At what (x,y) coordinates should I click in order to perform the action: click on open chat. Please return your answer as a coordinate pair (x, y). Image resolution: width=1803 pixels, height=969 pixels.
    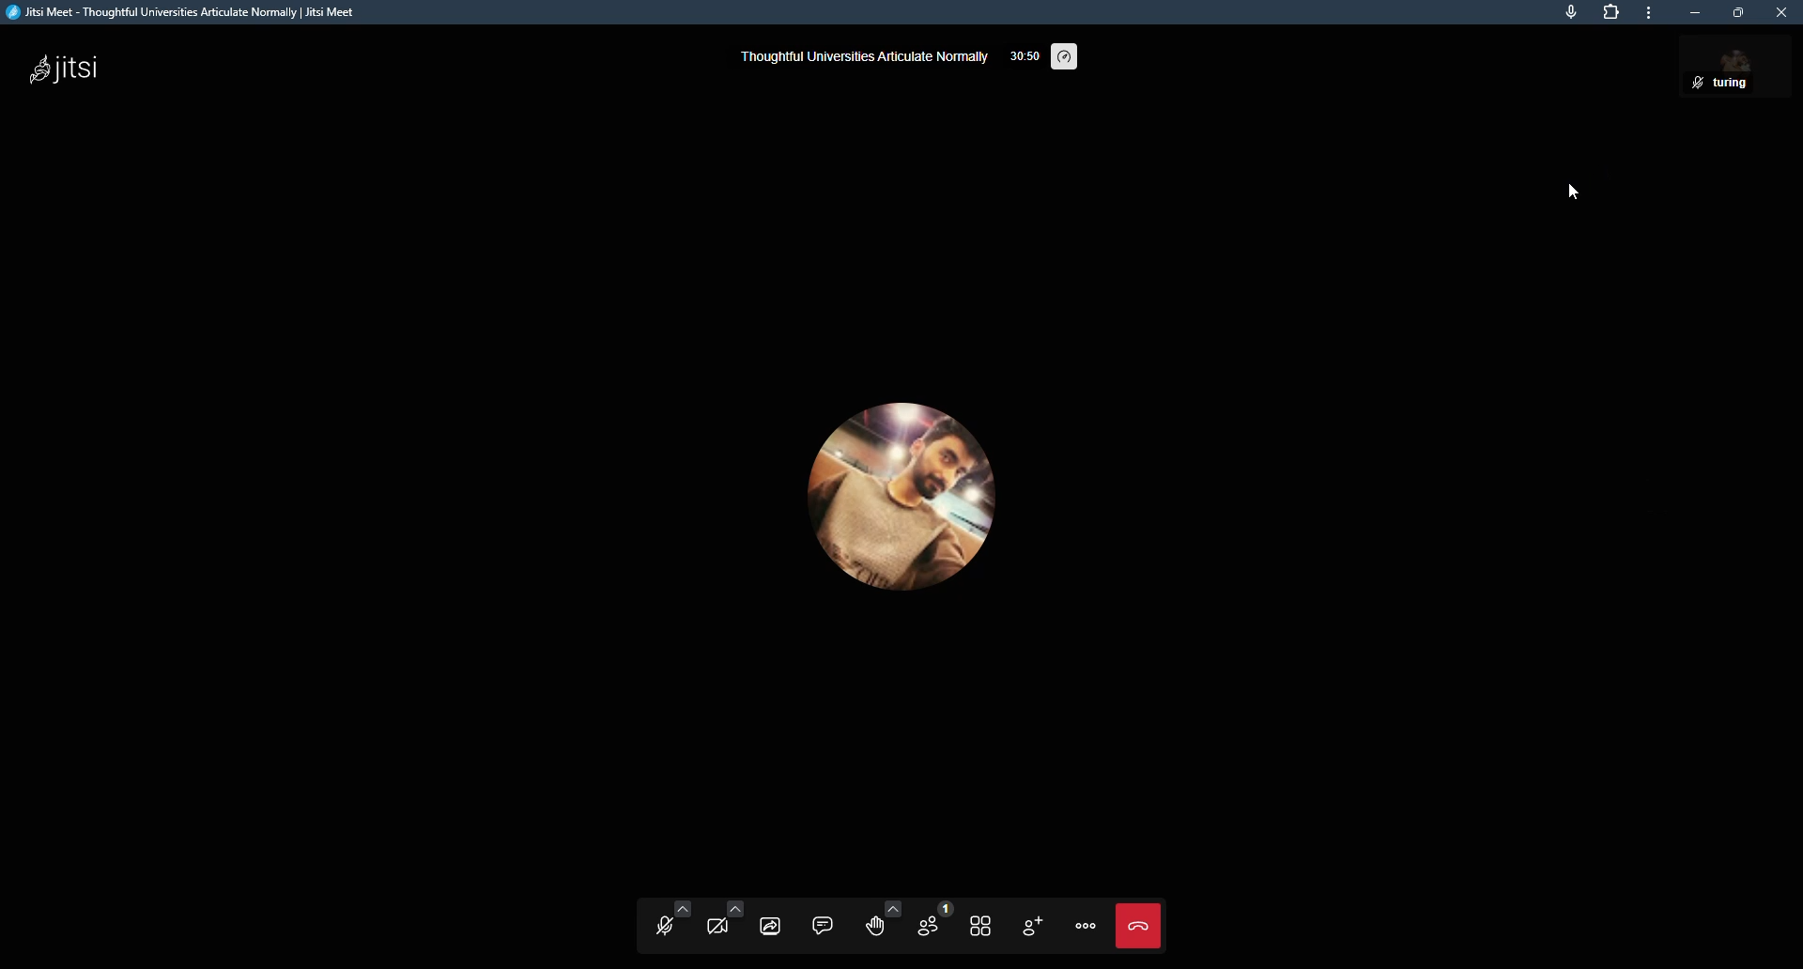
    Looking at the image, I should click on (824, 924).